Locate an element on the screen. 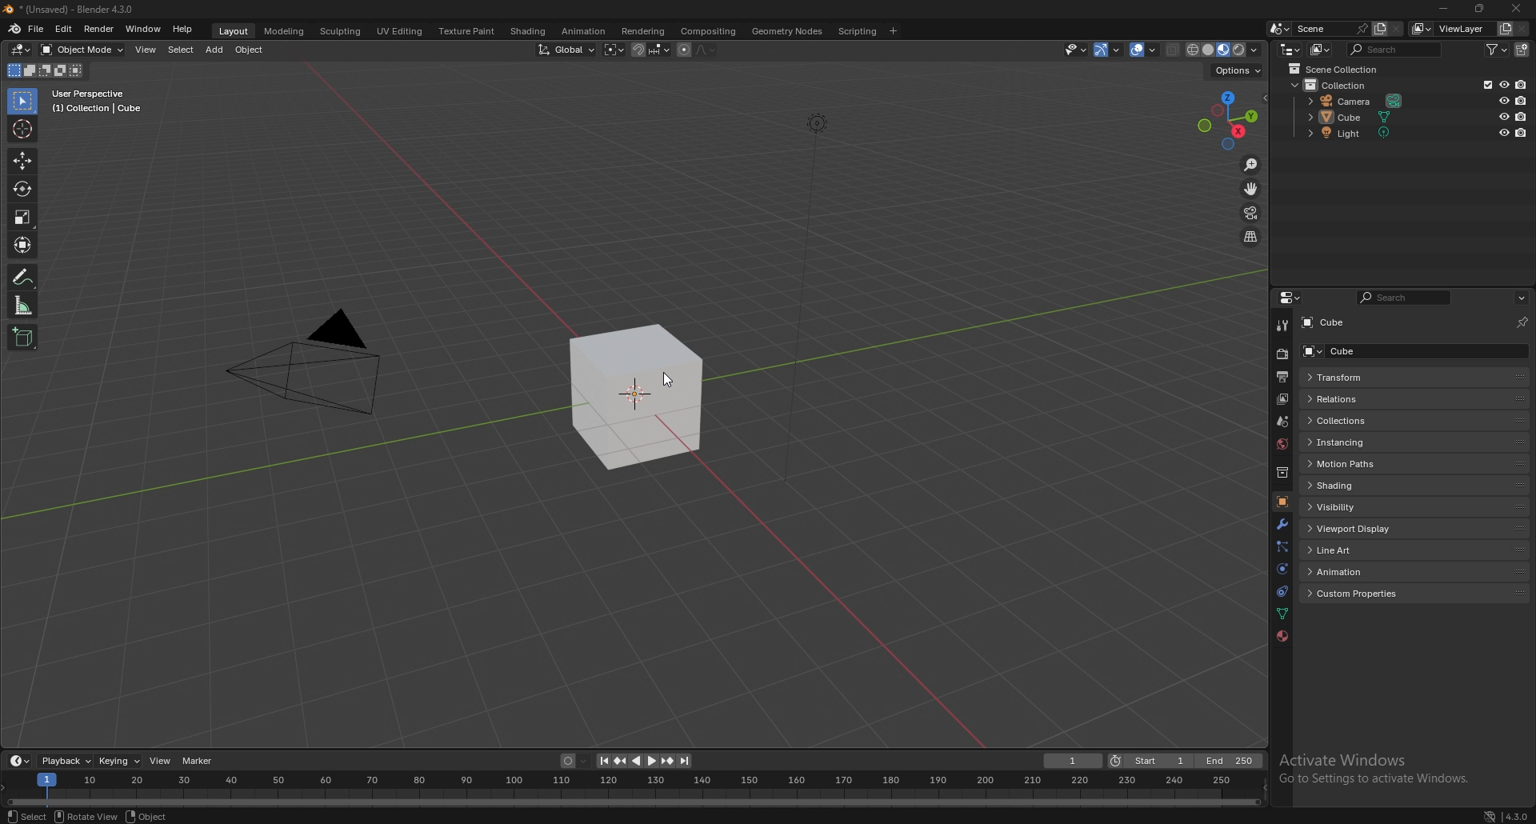 The width and height of the screenshot is (1536, 824). cube is located at coordinates (1346, 322).